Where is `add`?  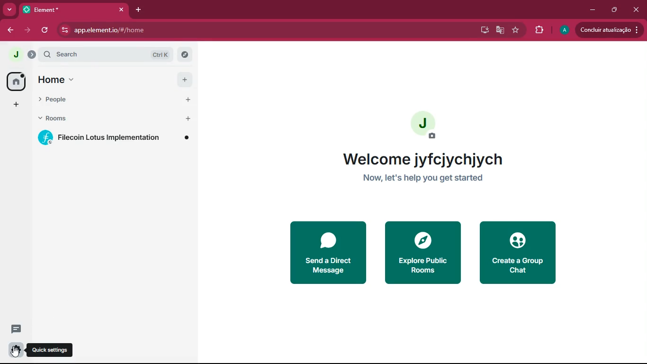
add is located at coordinates (186, 80).